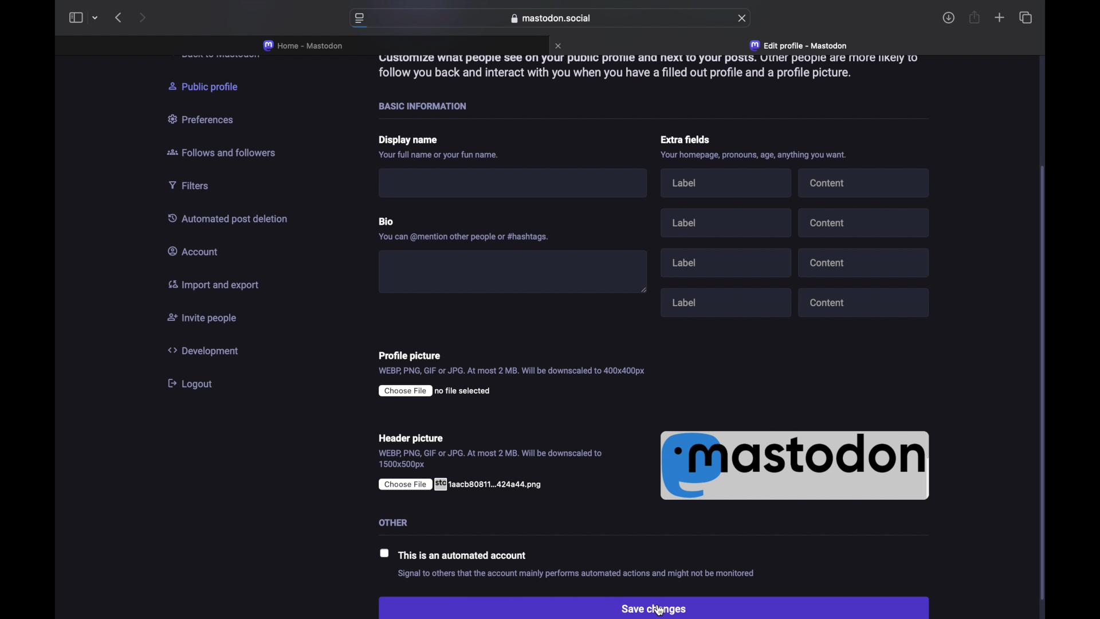  What do you see at coordinates (381, 554) in the screenshot?
I see `check box` at bounding box center [381, 554].